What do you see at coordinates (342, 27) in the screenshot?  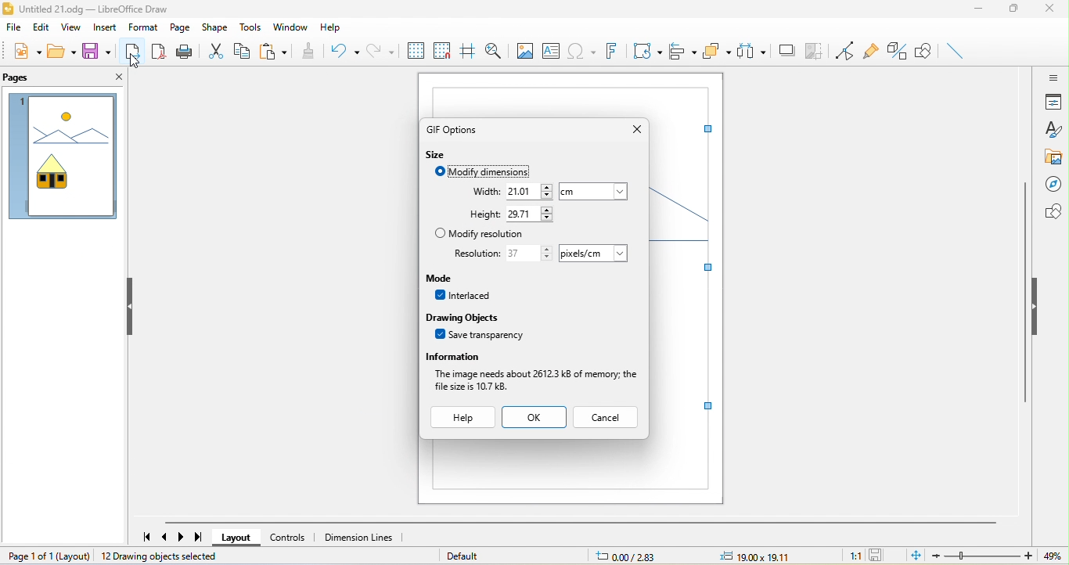 I see `help` at bounding box center [342, 27].